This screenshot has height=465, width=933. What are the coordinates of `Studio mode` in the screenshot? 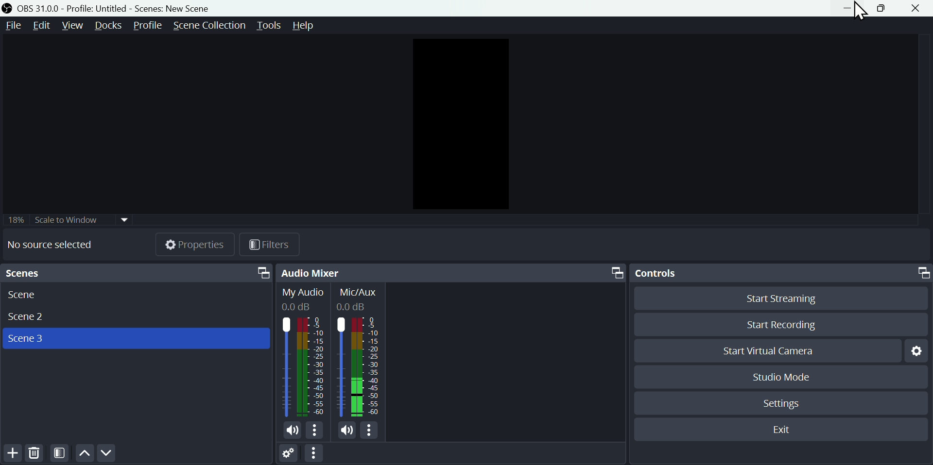 It's located at (778, 377).